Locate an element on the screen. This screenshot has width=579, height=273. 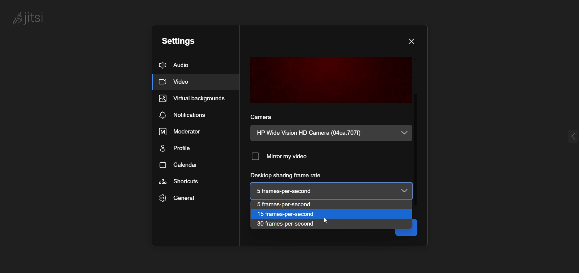
moderator is located at coordinates (182, 131).